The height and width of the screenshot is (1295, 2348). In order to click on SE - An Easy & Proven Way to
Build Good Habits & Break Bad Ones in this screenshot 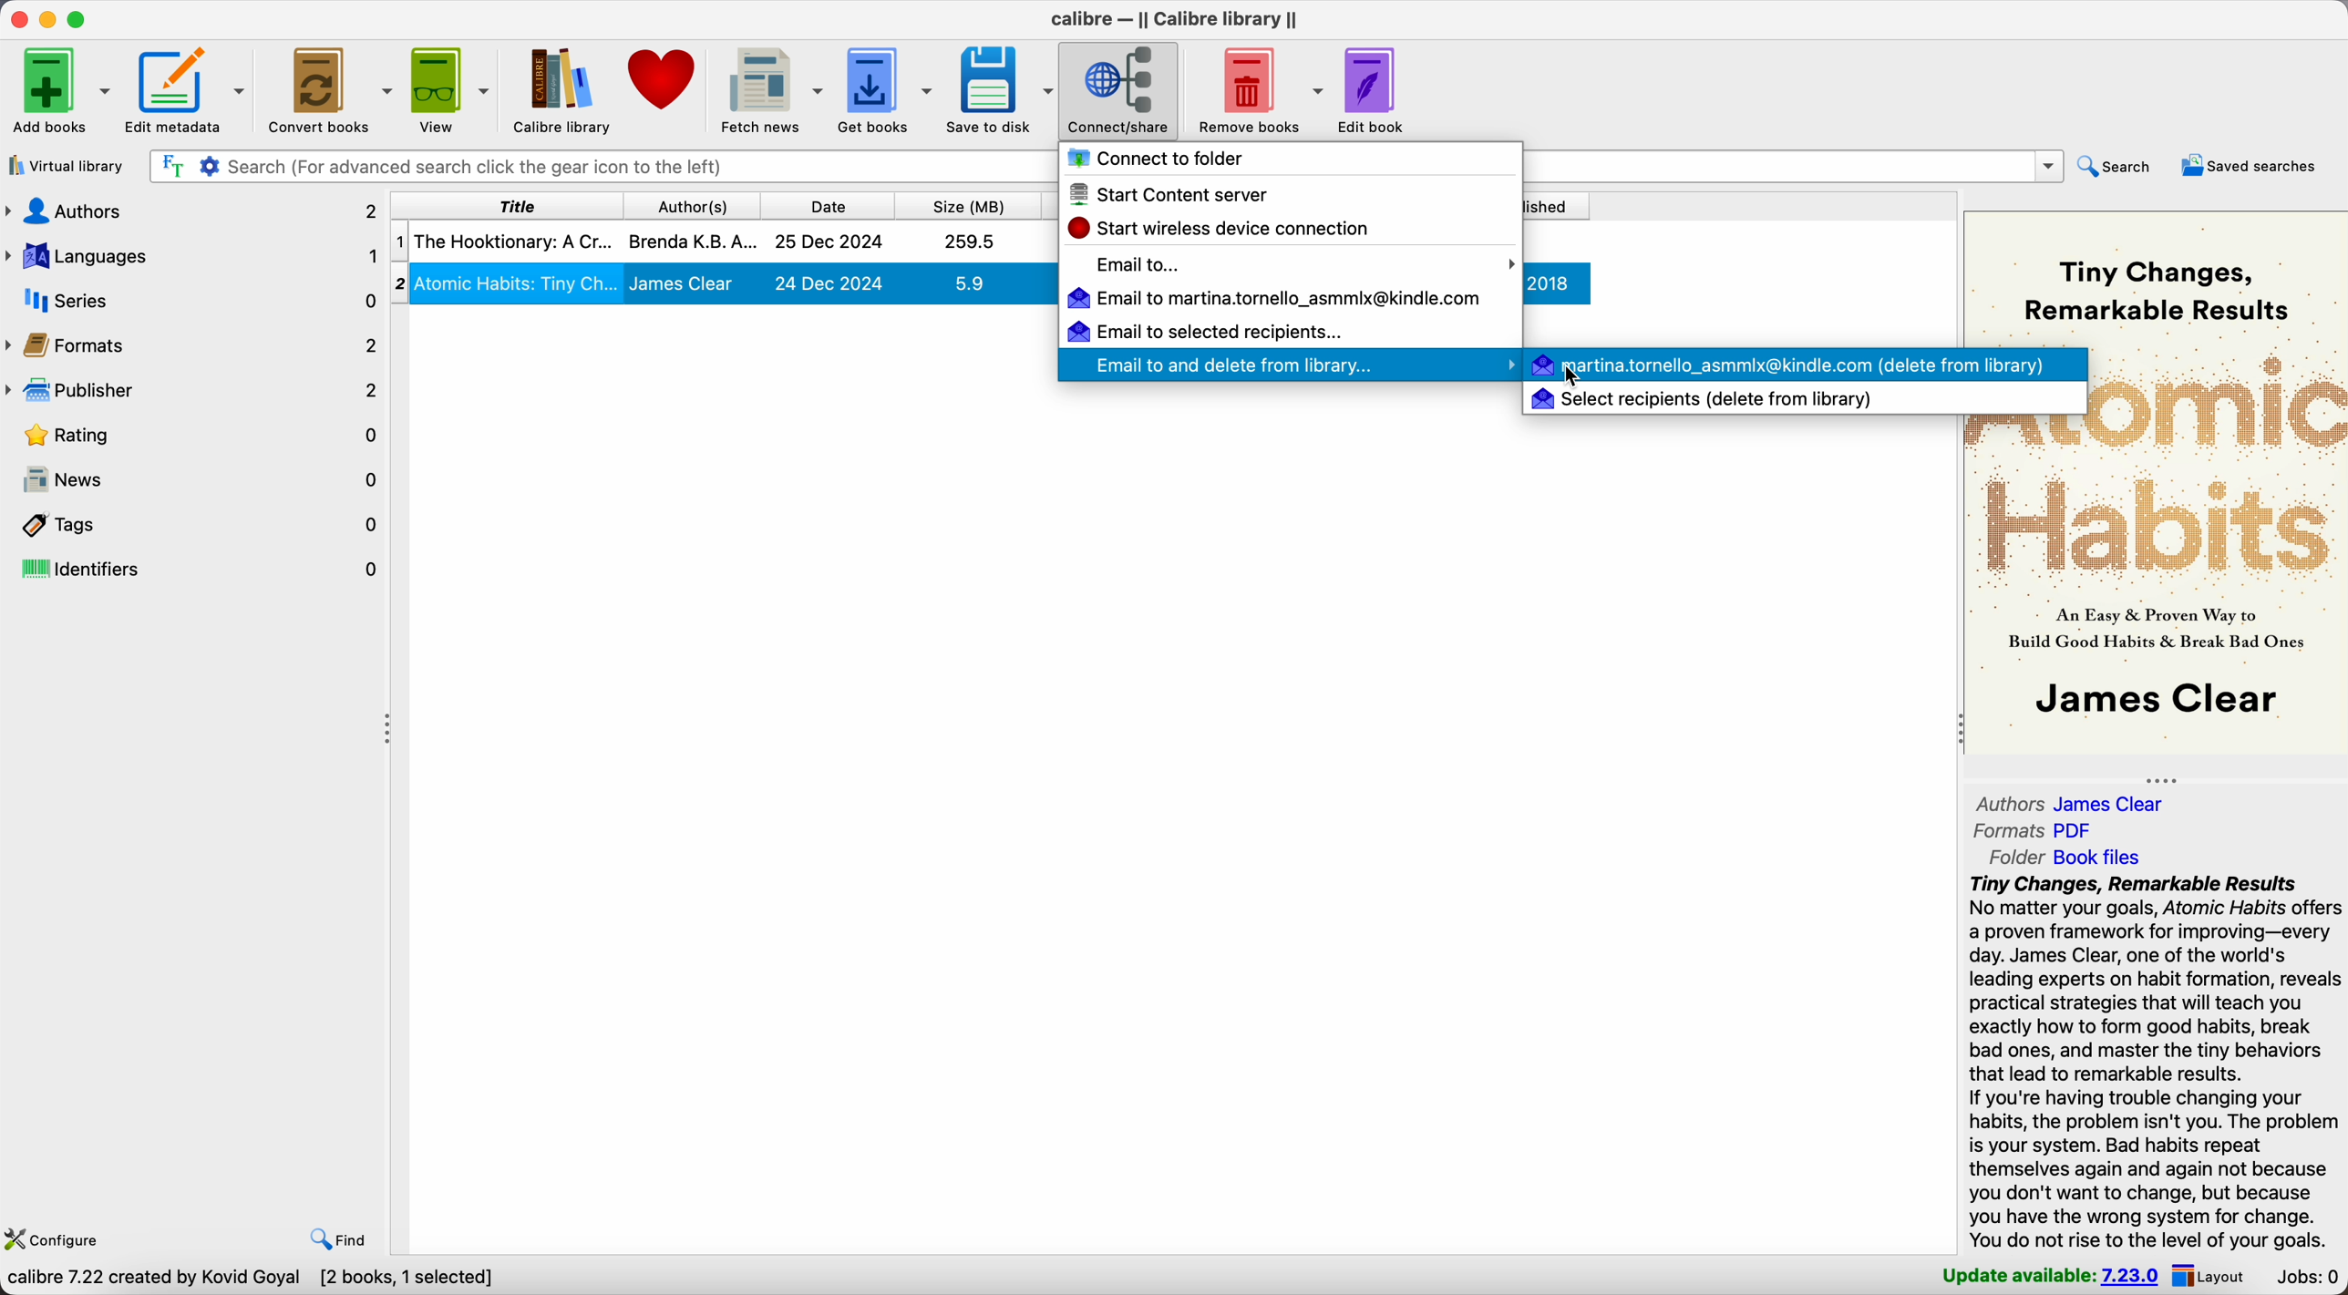, I will do `click(2156, 629)`.